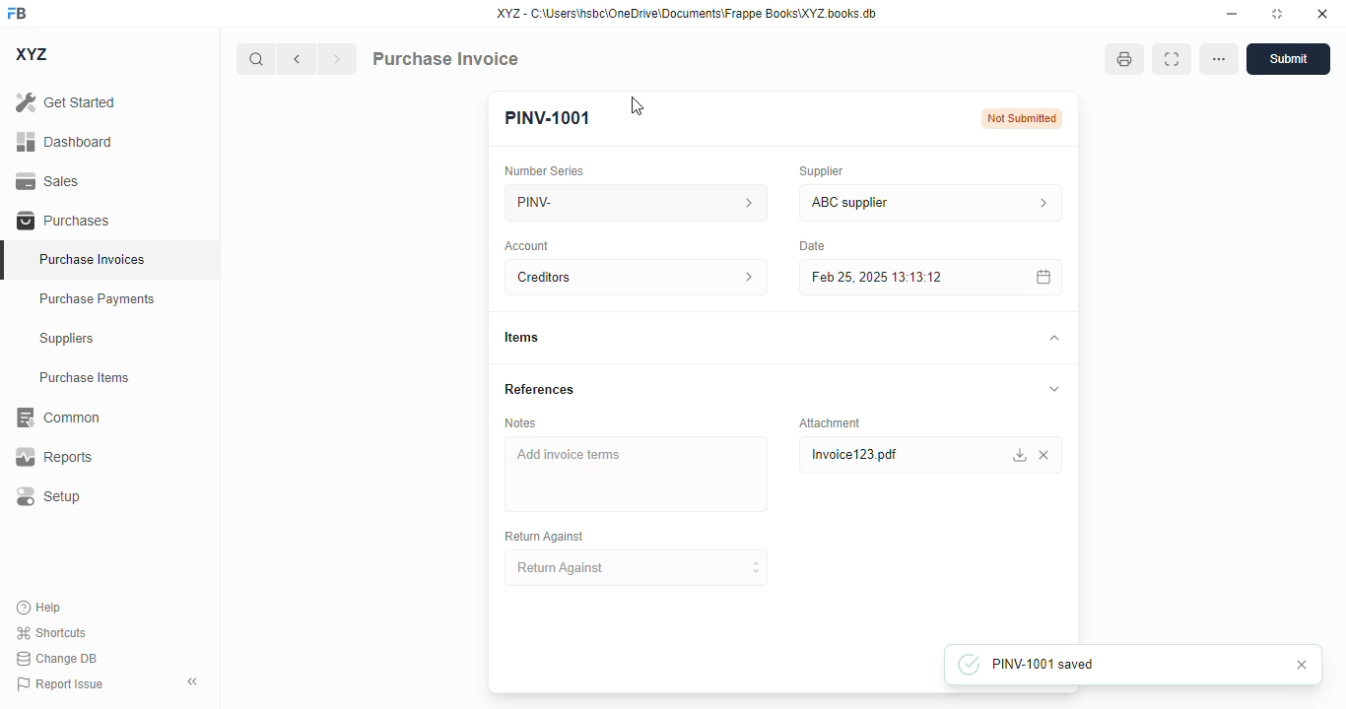  Describe the element at coordinates (1048, 455) in the screenshot. I see `cancel` at that location.